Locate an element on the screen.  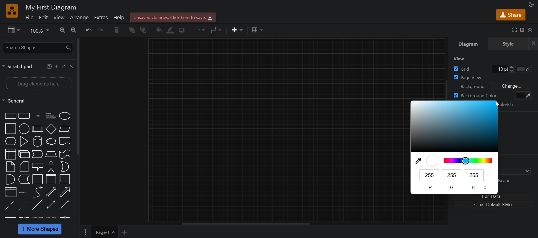
fill color is located at coordinates (159, 31).